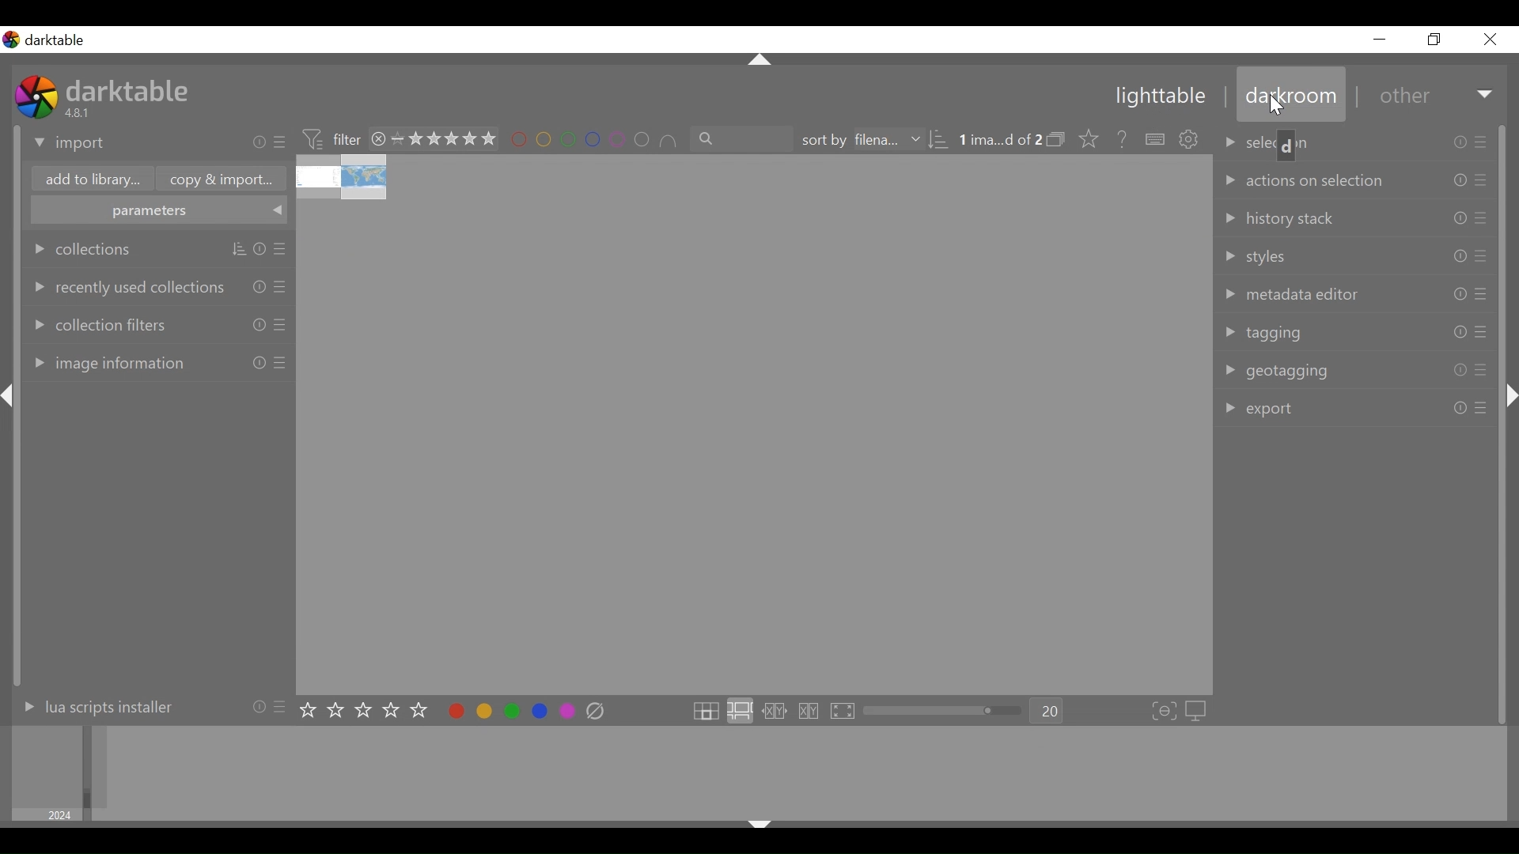  I want to click on , so click(1486, 295).